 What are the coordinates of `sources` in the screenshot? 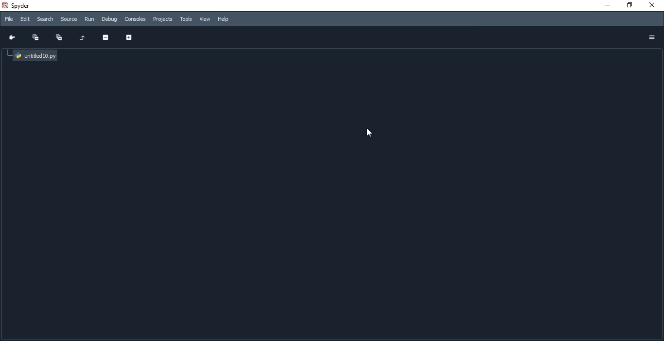 It's located at (68, 19).